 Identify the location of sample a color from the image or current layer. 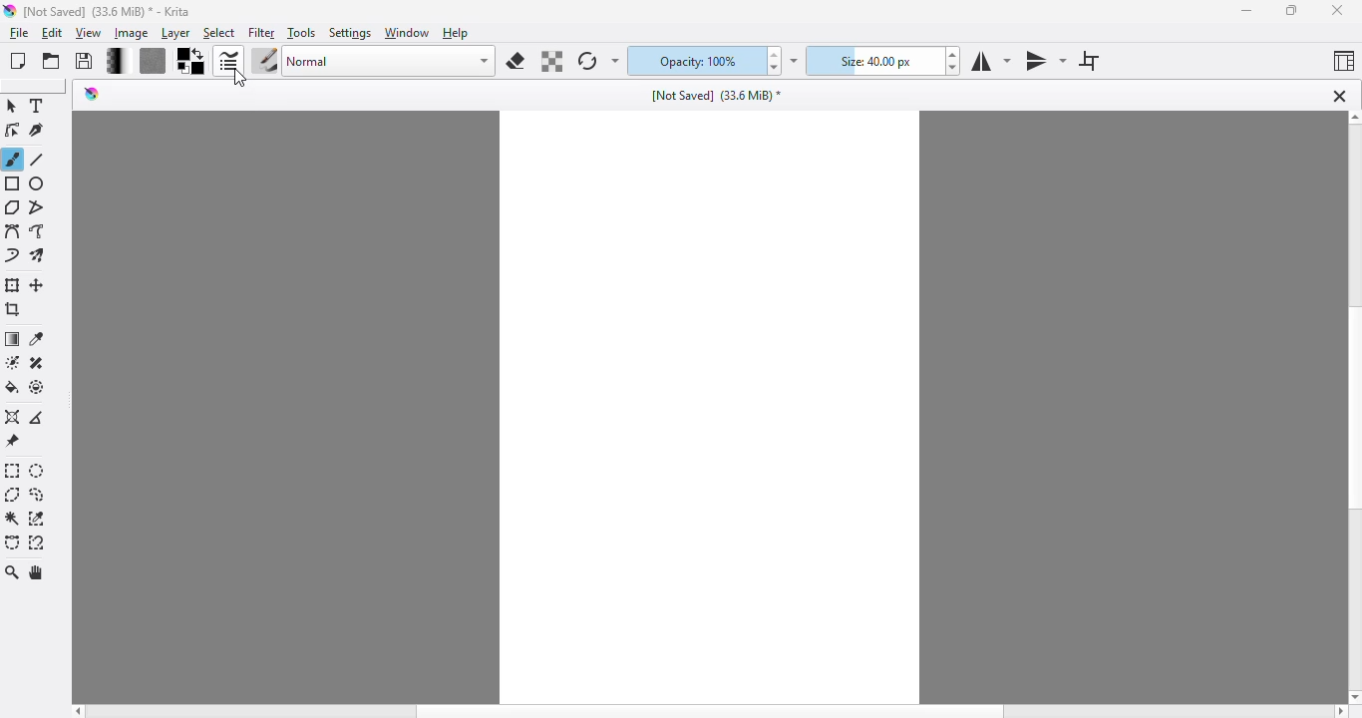
(37, 338).